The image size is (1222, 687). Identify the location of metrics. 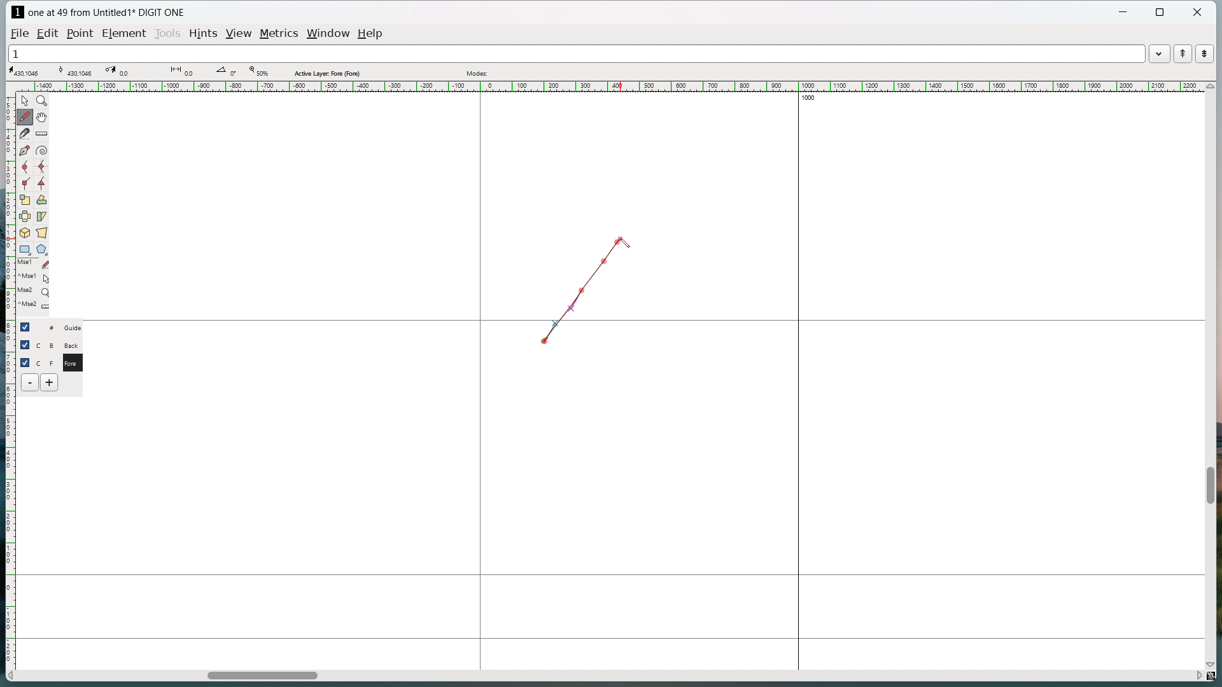
(281, 34).